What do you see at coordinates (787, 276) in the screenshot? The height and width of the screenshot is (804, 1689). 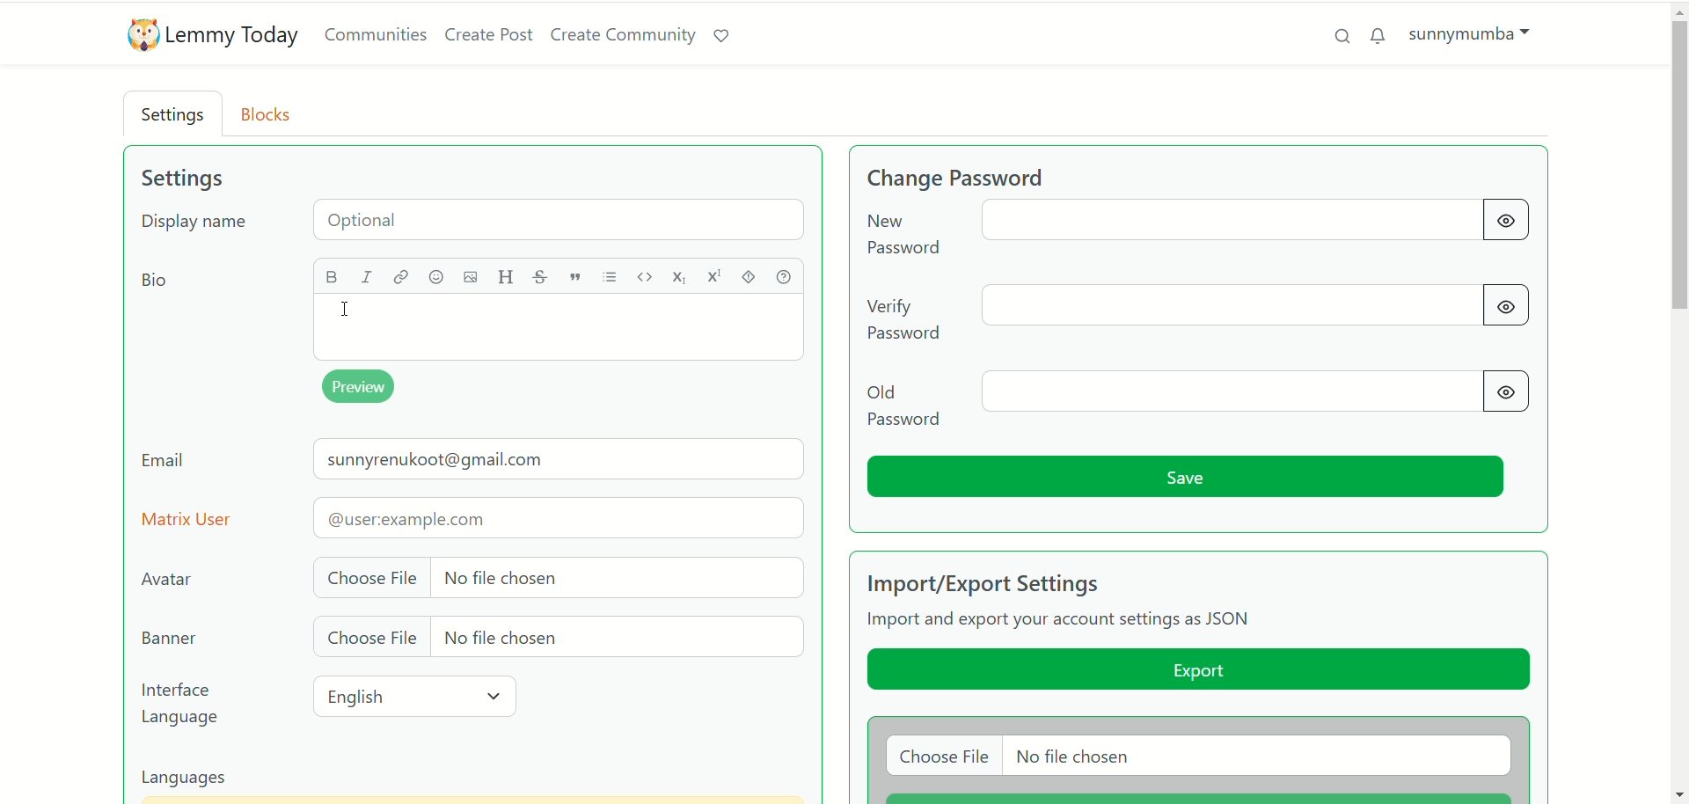 I see `help` at bounding box center [787, 276].